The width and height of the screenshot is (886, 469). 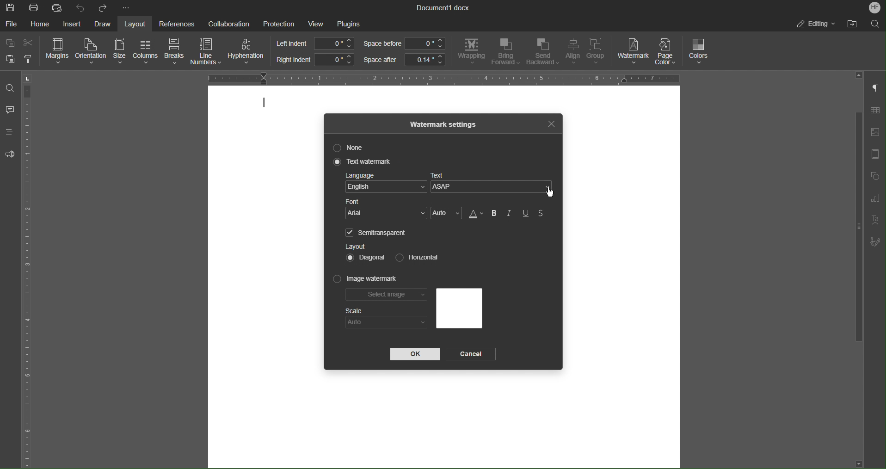 What do you see at coordinates (354, 311) in the screenshot?
I see `Scale` at bounding box center [354, 311].